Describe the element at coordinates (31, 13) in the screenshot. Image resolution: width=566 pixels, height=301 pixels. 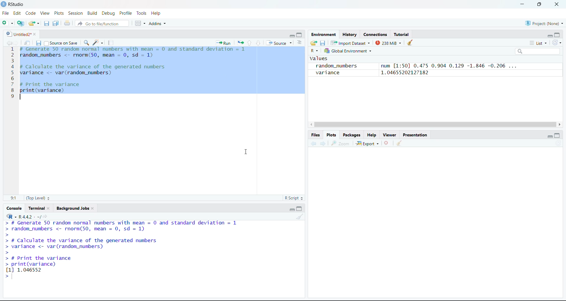
I see `Code` at that location.